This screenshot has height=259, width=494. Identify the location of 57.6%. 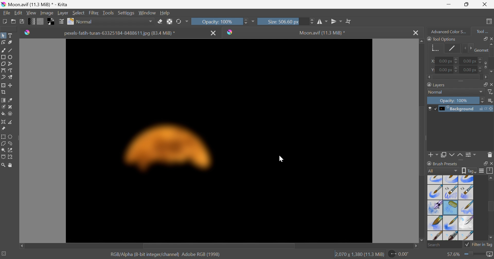
(452, 254).